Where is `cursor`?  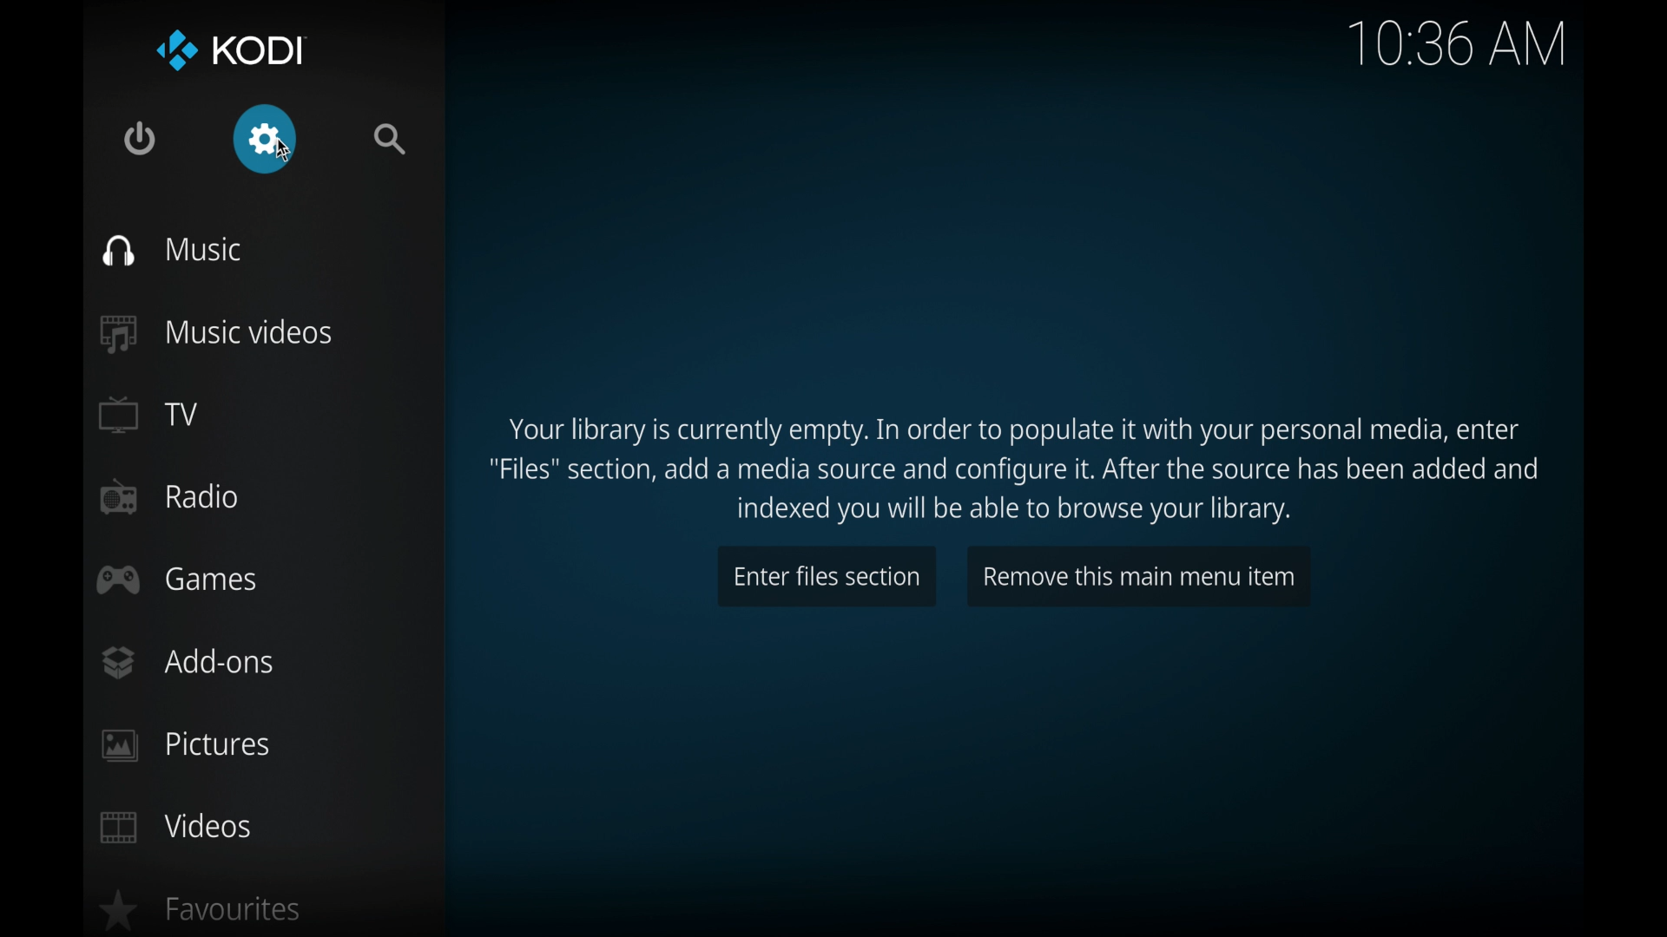 cursor is located at coordinates (287, 152).